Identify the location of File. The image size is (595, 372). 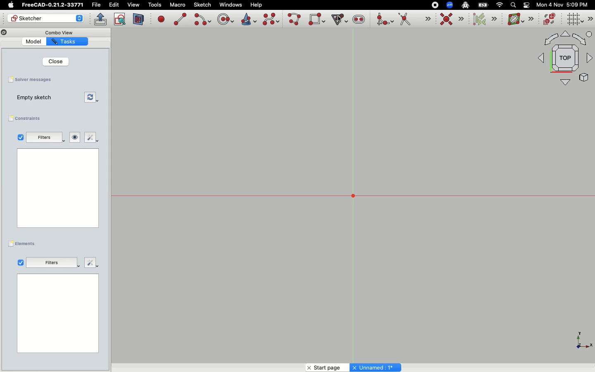
(97, 5).